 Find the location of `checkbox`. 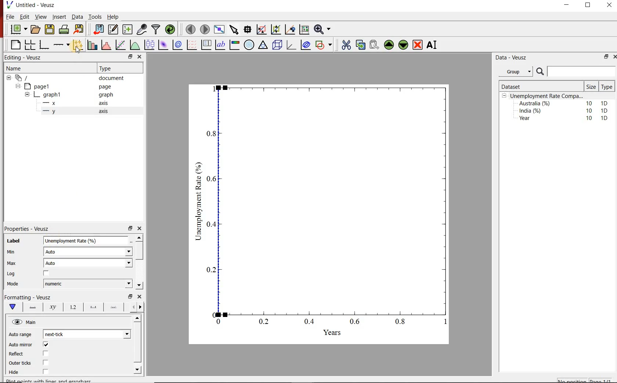

checkbox is located at coordinates (46, 363).